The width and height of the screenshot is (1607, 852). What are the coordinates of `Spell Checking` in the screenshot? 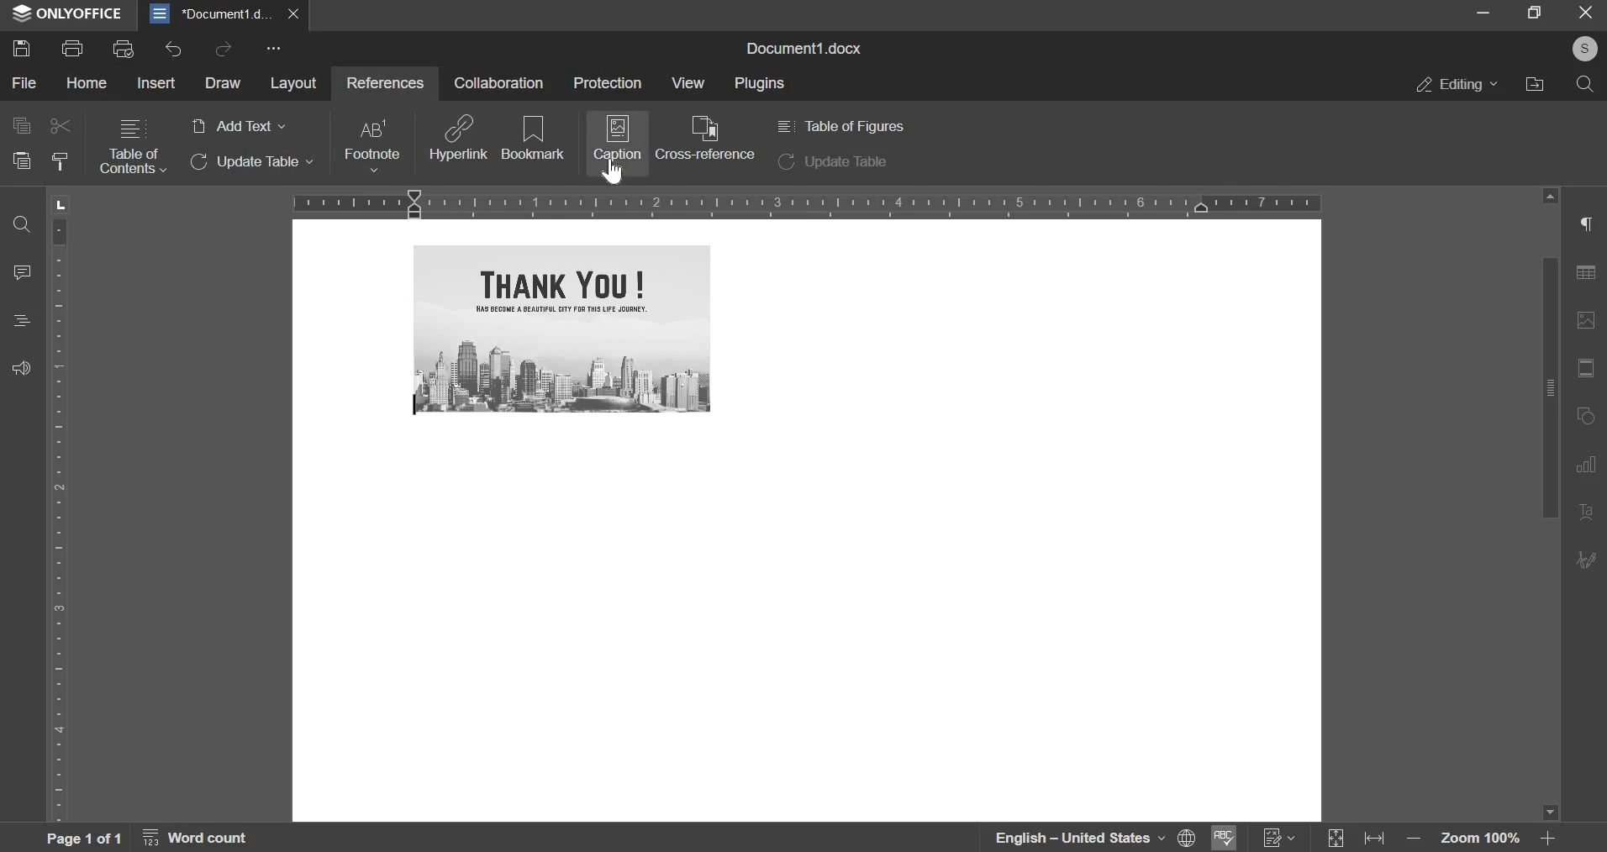 It's located at (1221, 838).